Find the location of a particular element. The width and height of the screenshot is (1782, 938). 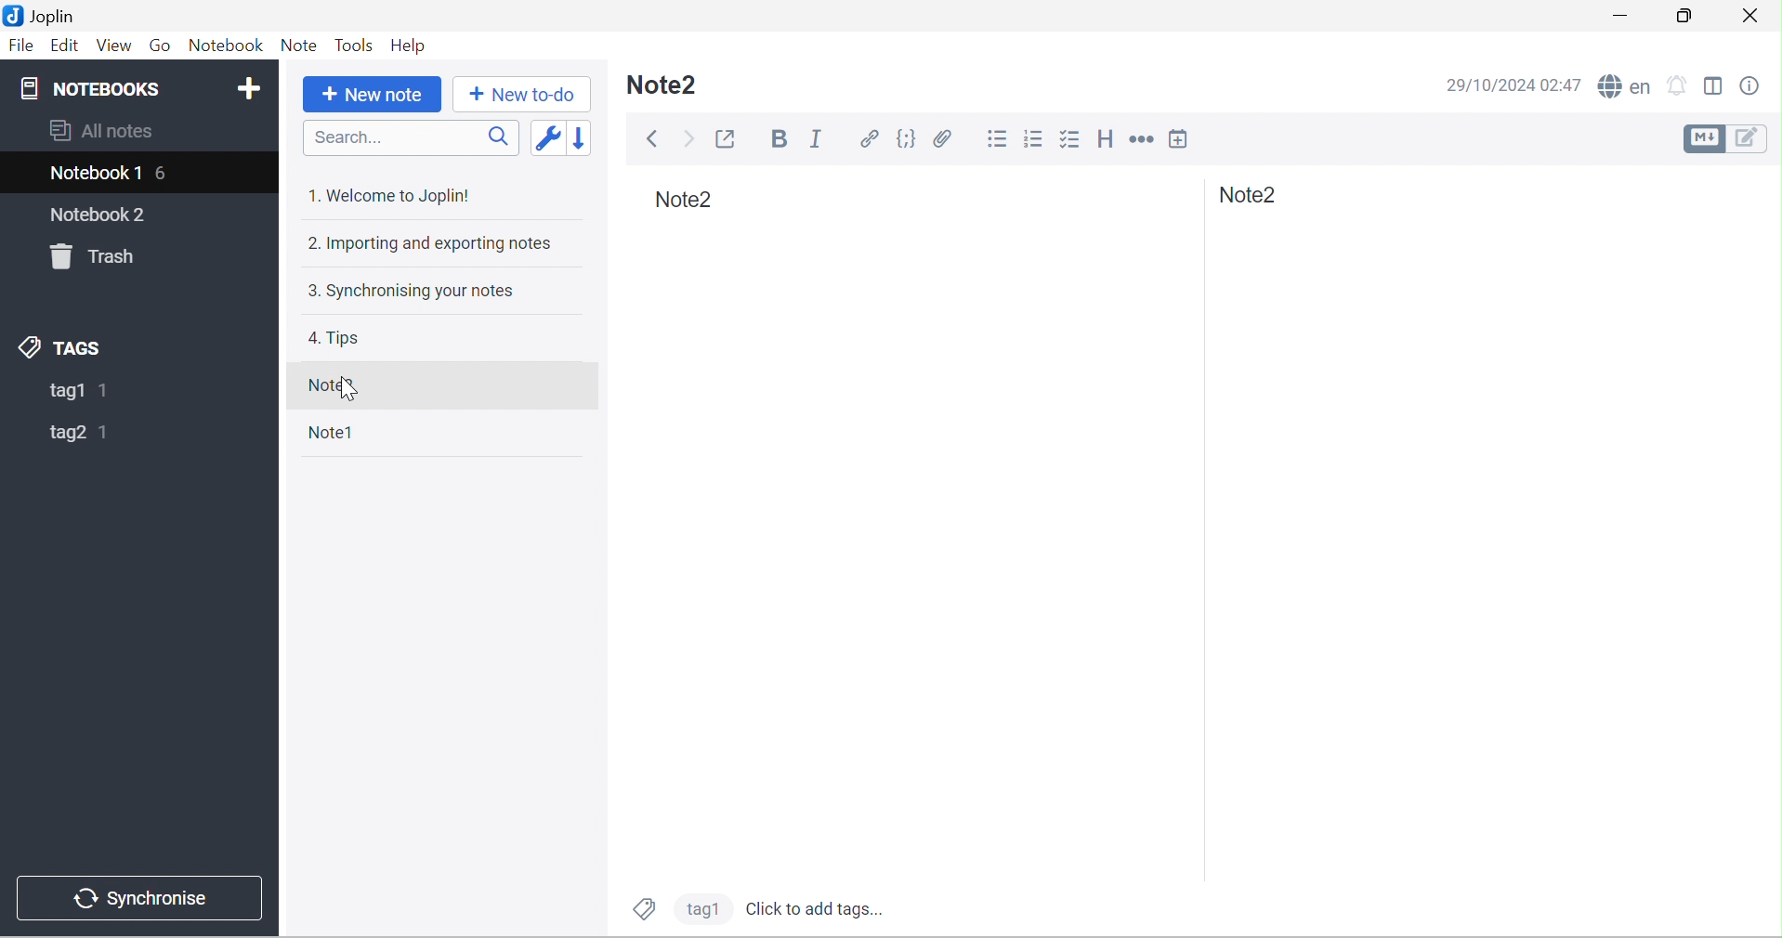

Forward is located at coordinates (691, 139).